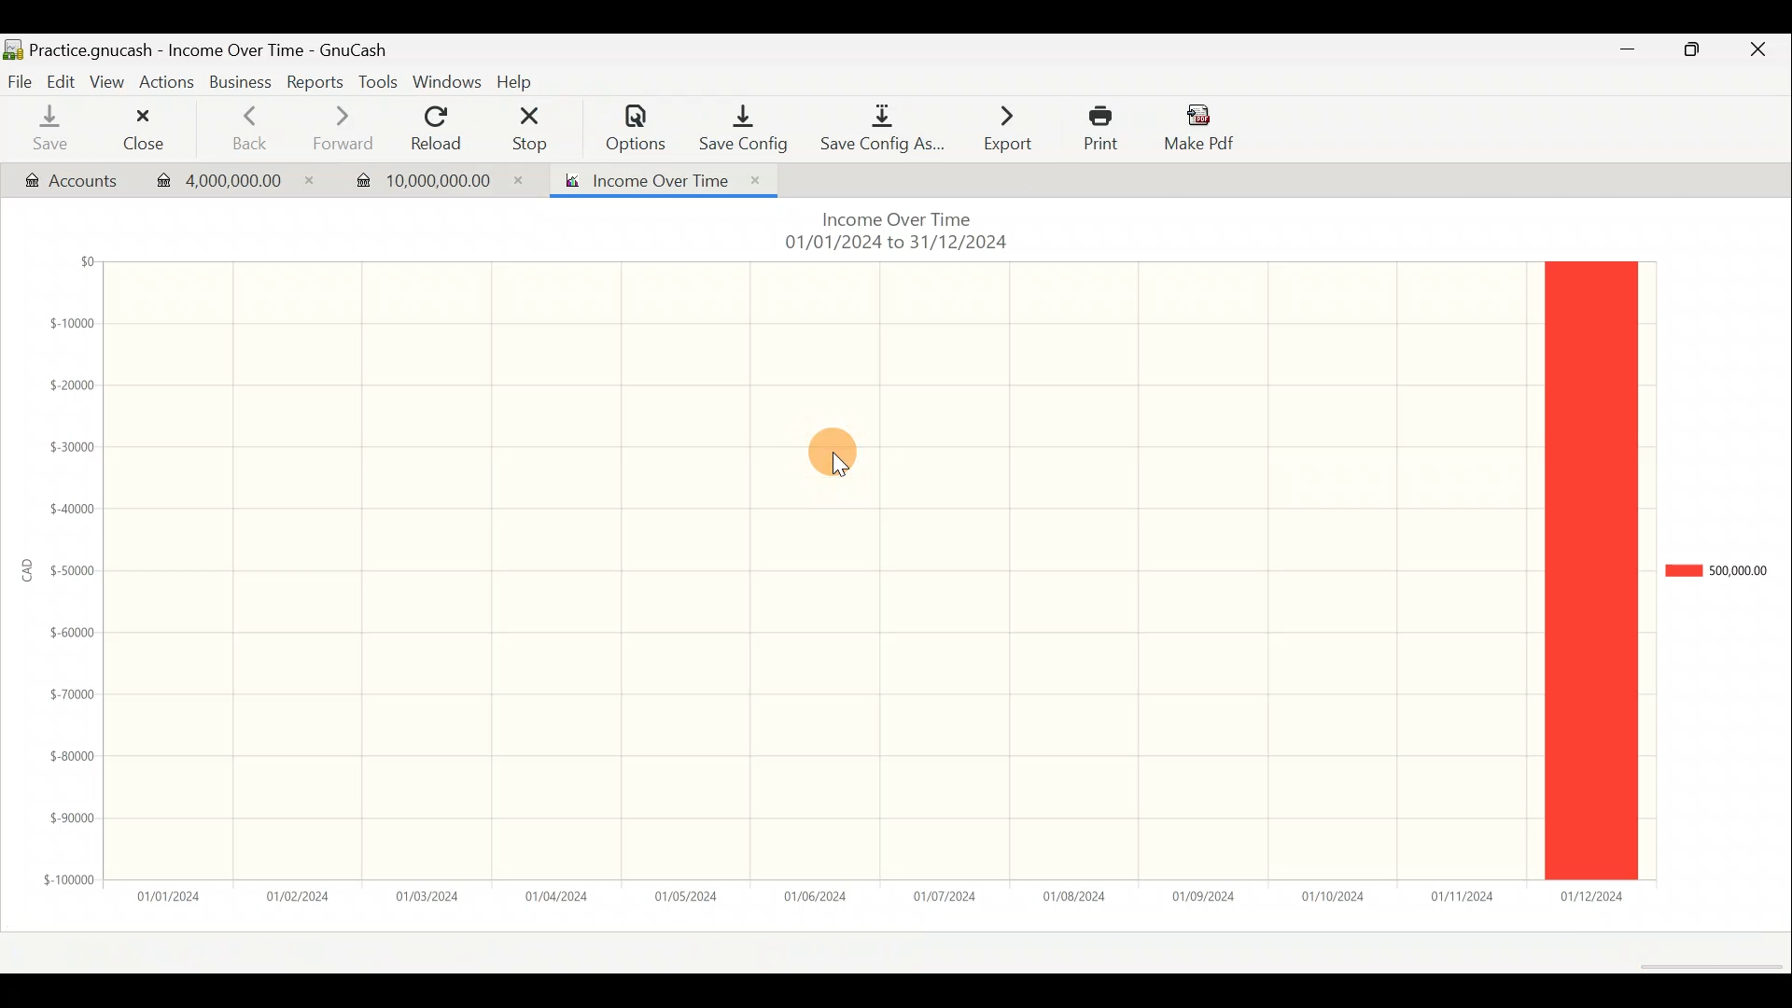 The image size is (1792, 1008). What do you see at coordinates (21, 82) in the screenshot?
I see `File` at bounding box center [21, 82].